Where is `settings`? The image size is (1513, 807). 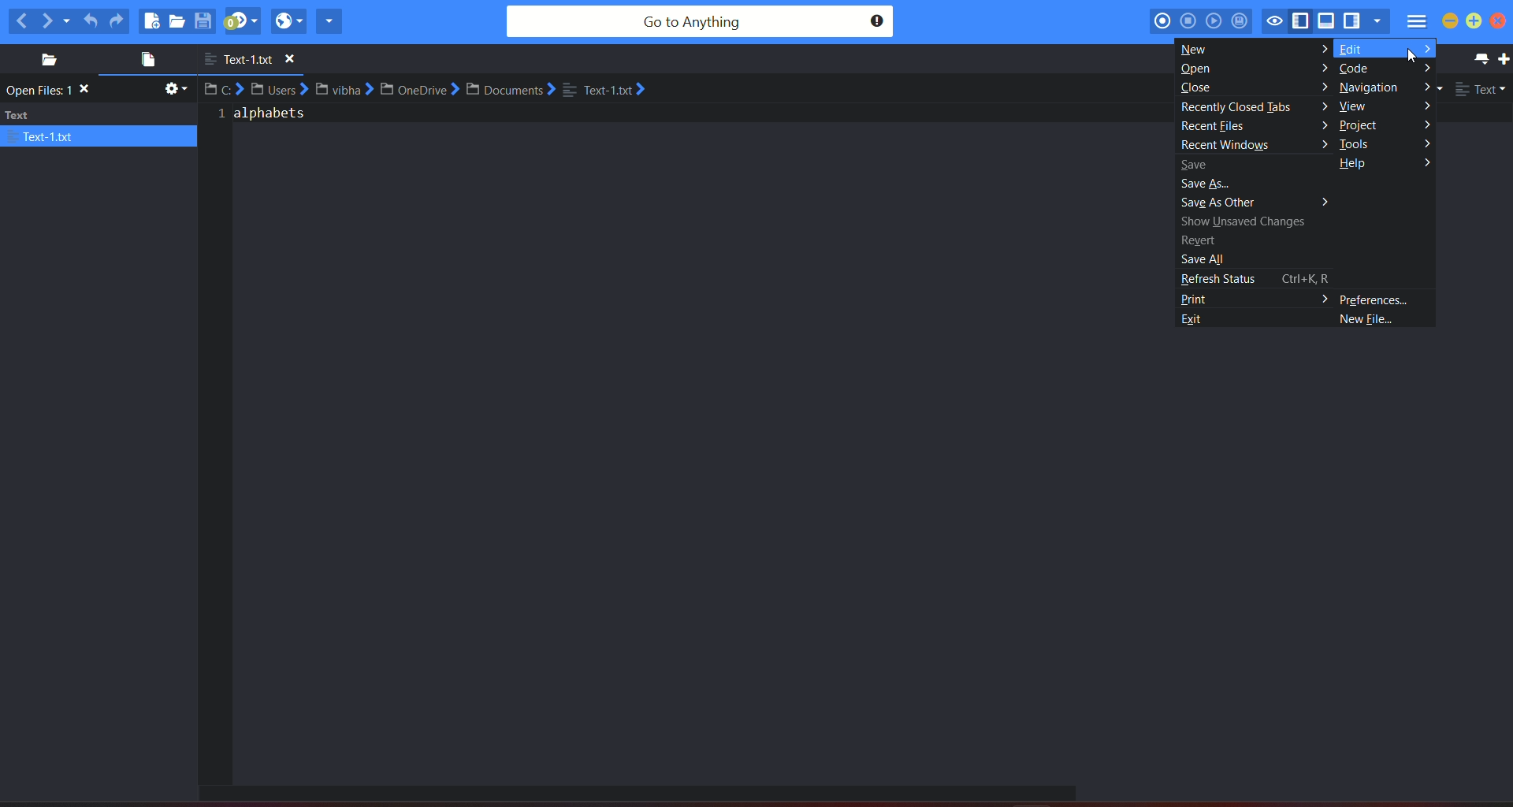
settings is located at coordinates (173, 91).